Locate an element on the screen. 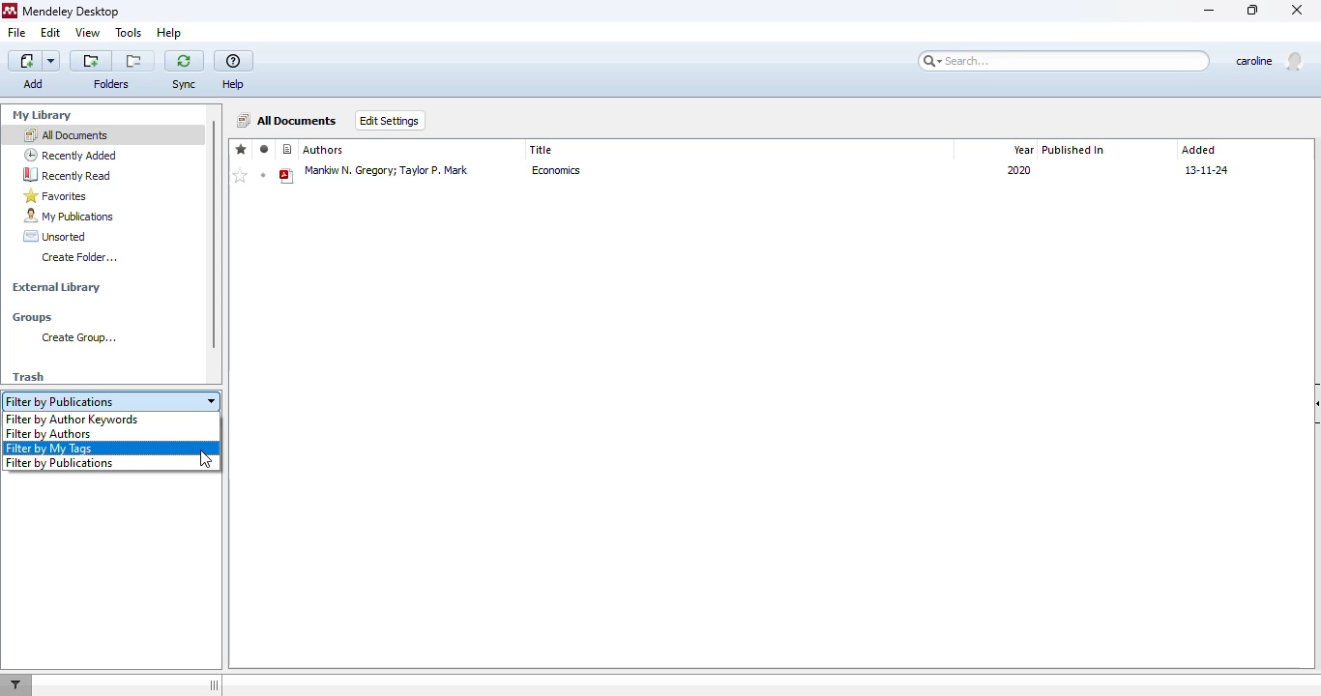  filter by publications is located at coordinates (59, 463).